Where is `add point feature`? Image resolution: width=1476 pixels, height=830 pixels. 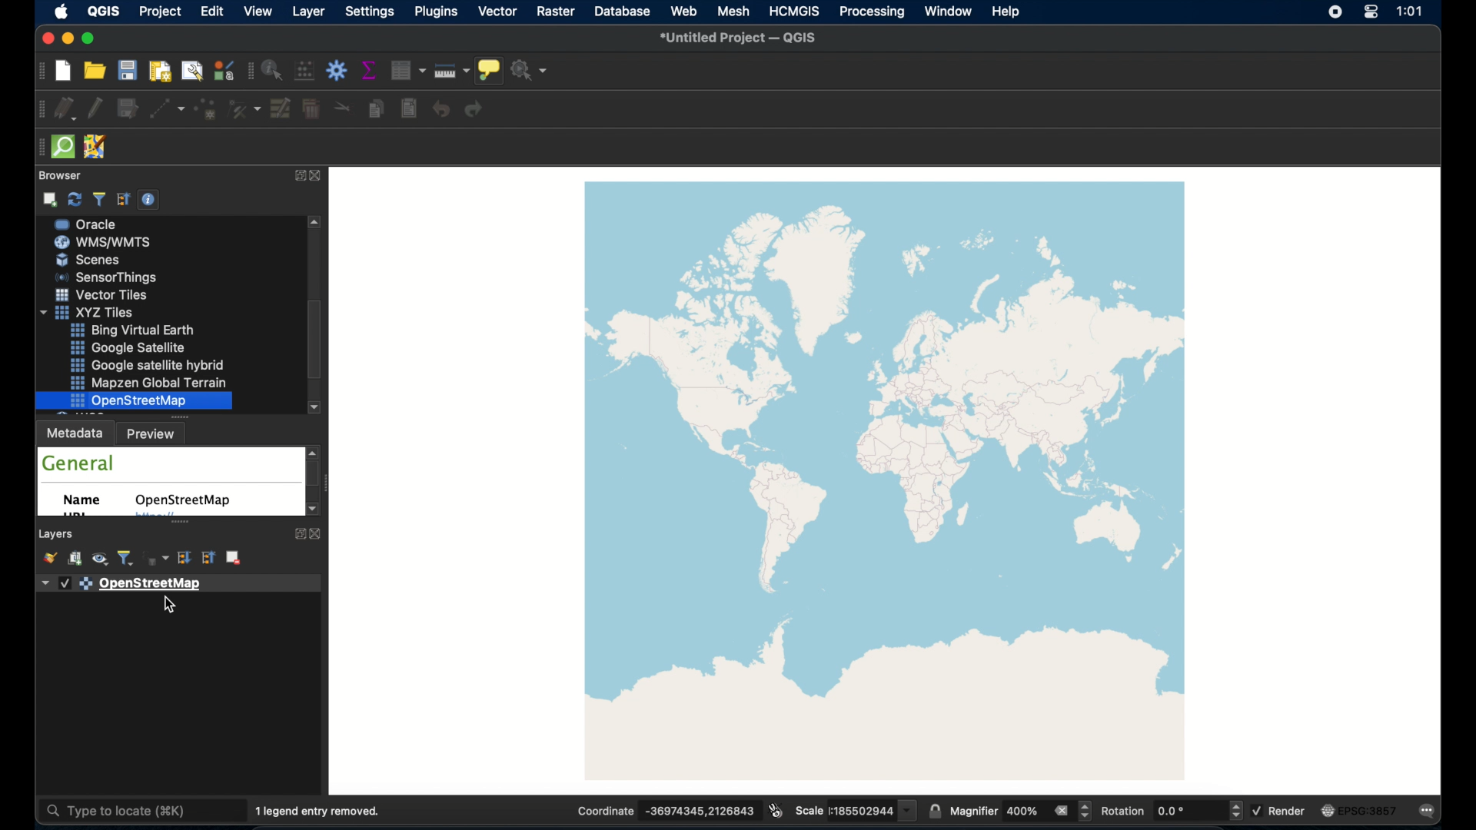
add point feature is located at coordinates (207, 110).